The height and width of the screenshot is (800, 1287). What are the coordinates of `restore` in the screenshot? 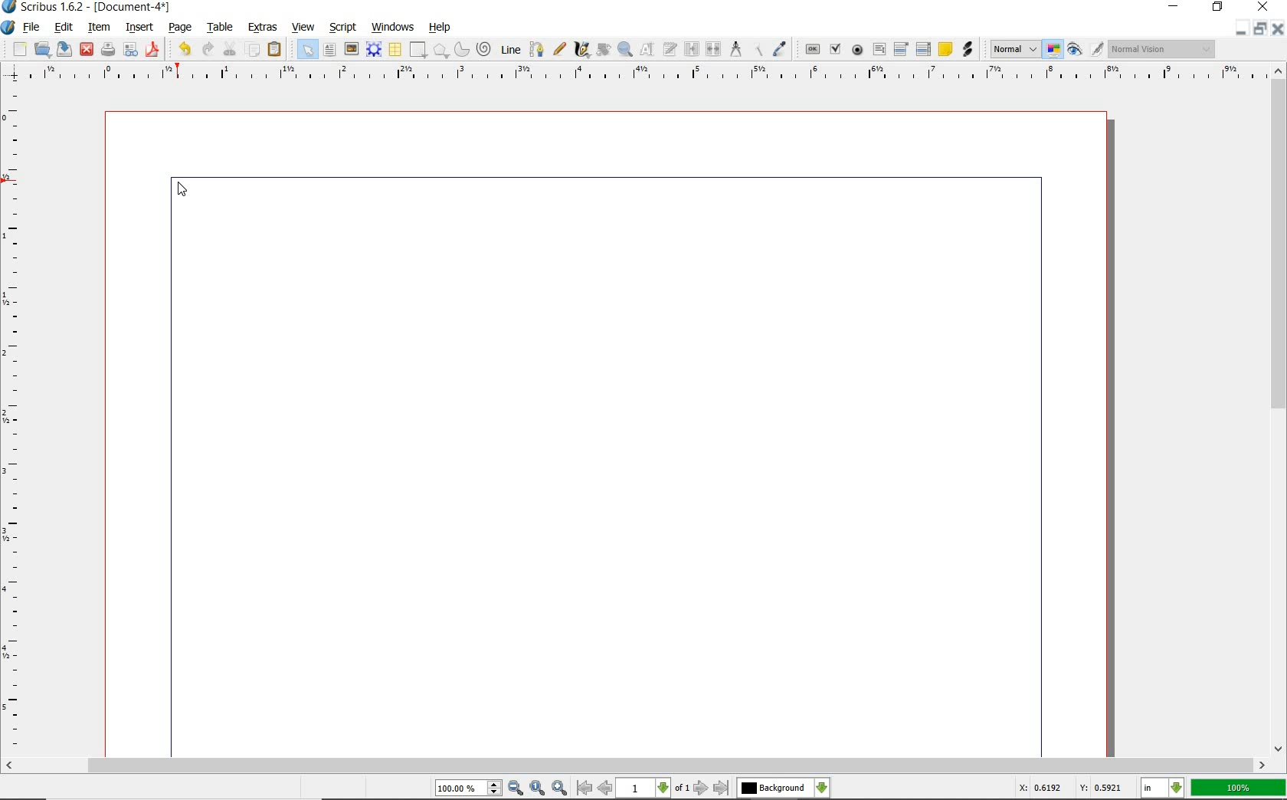 It's located at (1260, 29).